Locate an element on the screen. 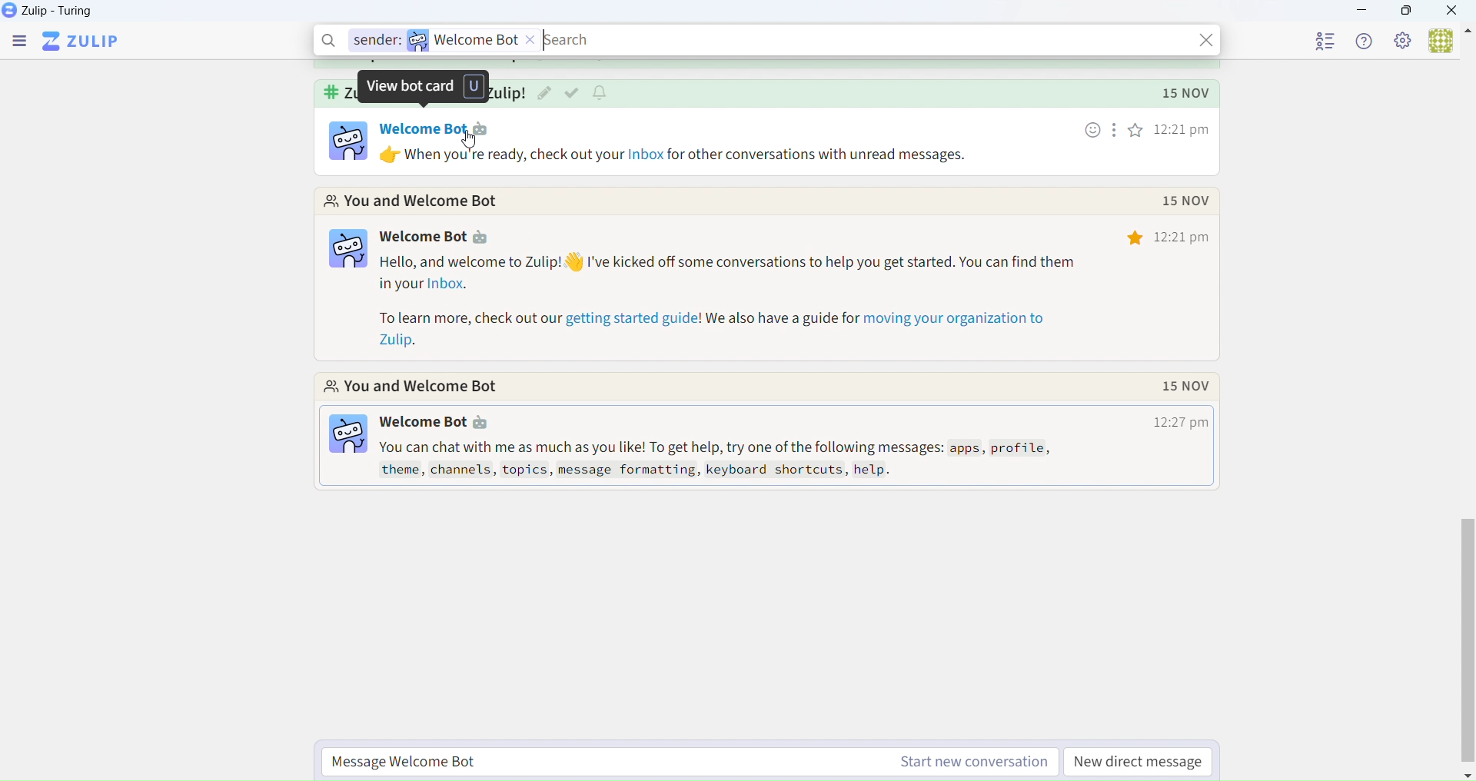 The image size is (1476, 781). 15 NOV is located at coordinates (1185, 389).